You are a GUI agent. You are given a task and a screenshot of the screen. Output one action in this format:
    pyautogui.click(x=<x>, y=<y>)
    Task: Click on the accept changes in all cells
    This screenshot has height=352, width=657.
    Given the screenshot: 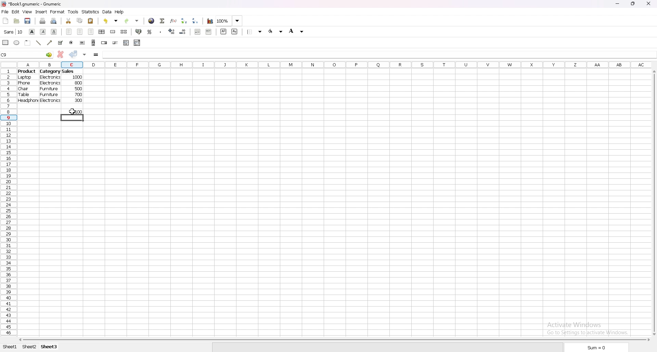 What is the action you would take?
    pyautogui.click(x=85, y=54)
    